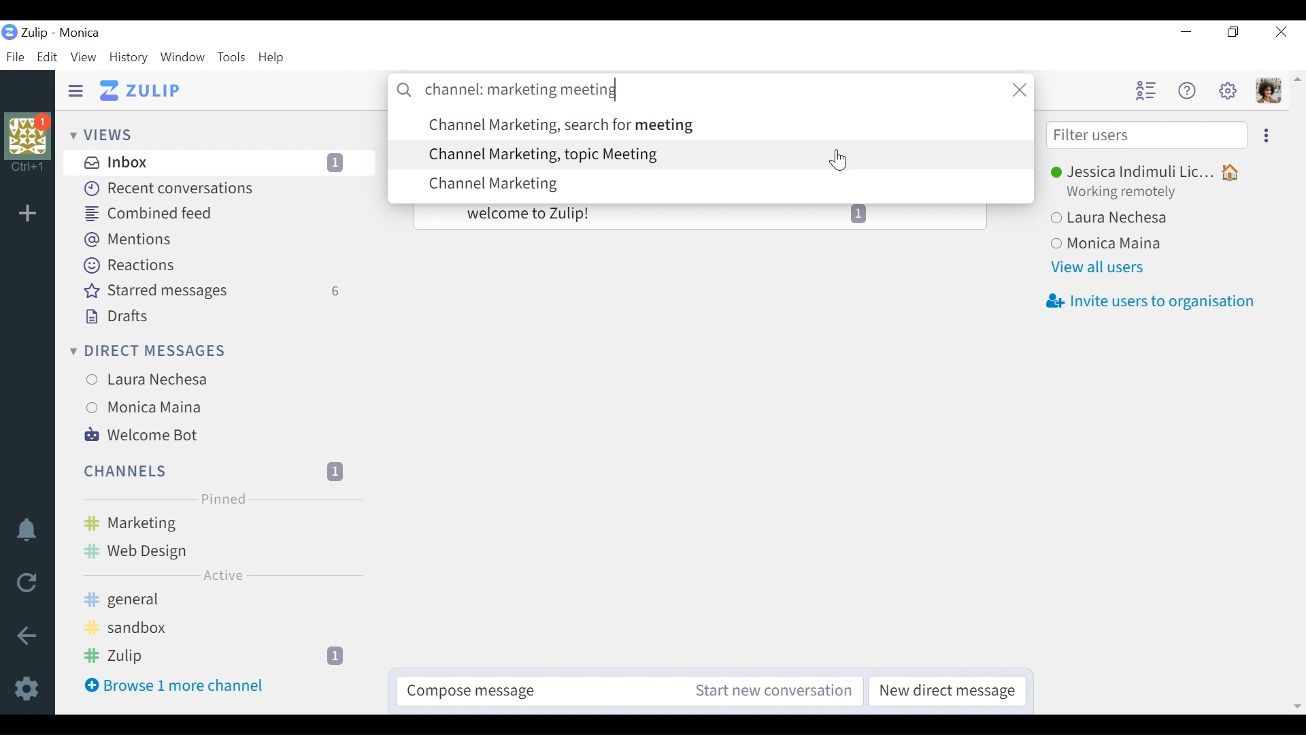 The image size is (1306, 735). What do you see at coordinates (176, 685) in the screenshot?
I see `Browse 1 more channel` at bounding box center [176, 685].